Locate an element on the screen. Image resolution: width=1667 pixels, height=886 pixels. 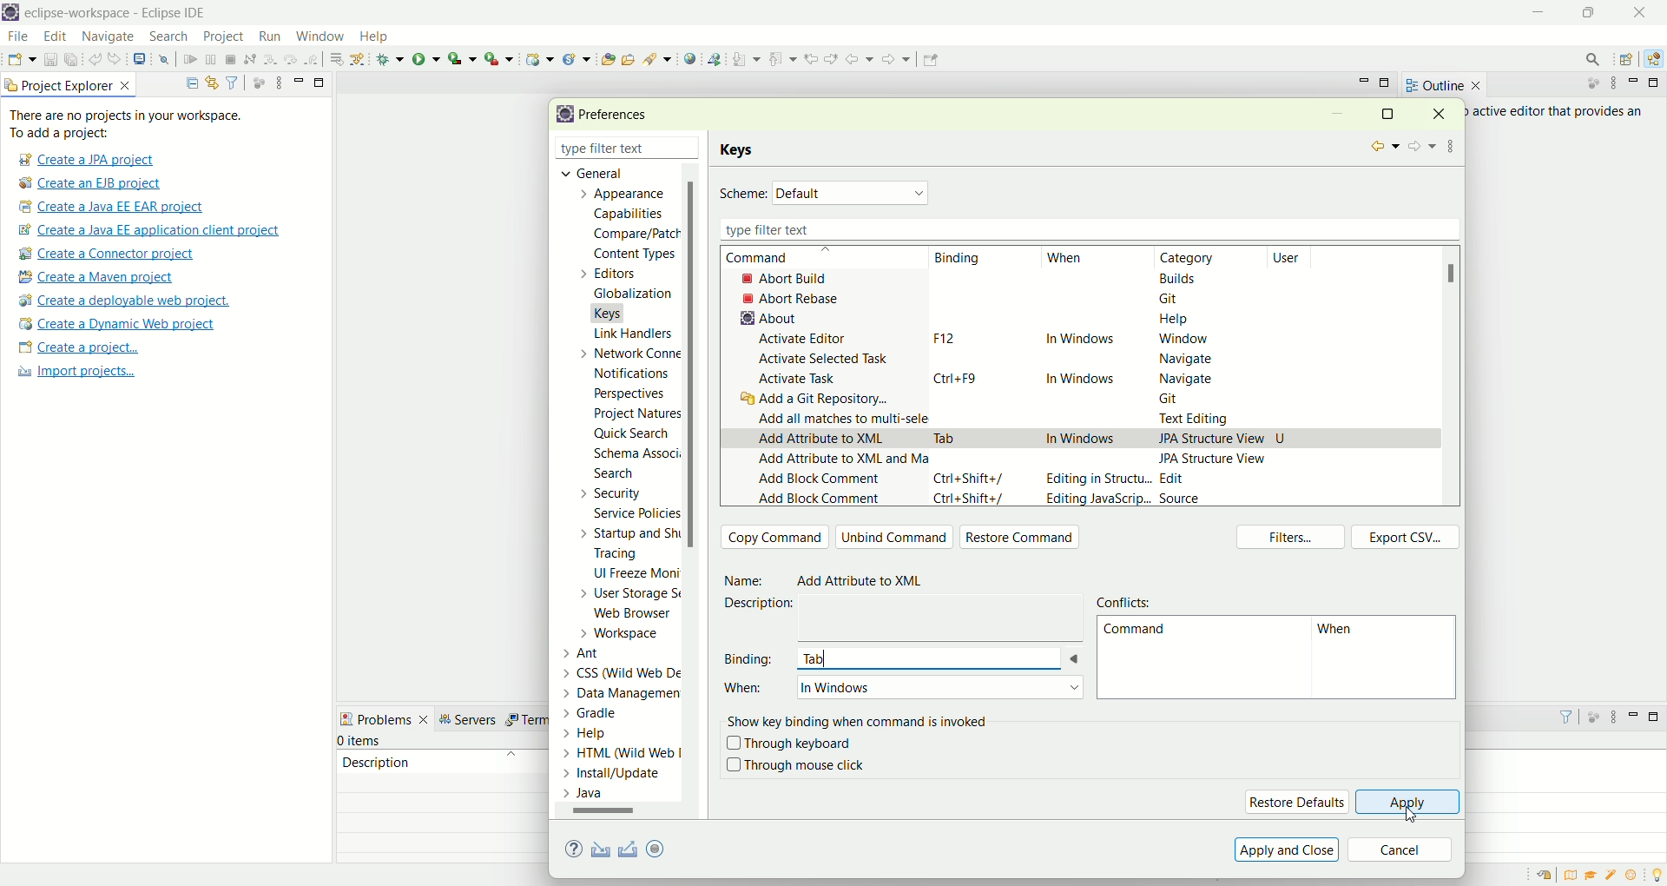
open task is located at coordinates (627, 57).